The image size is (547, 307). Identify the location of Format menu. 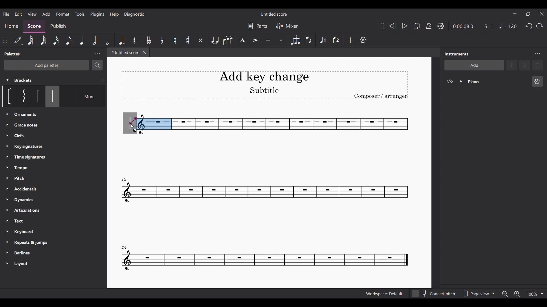
(63, 14).